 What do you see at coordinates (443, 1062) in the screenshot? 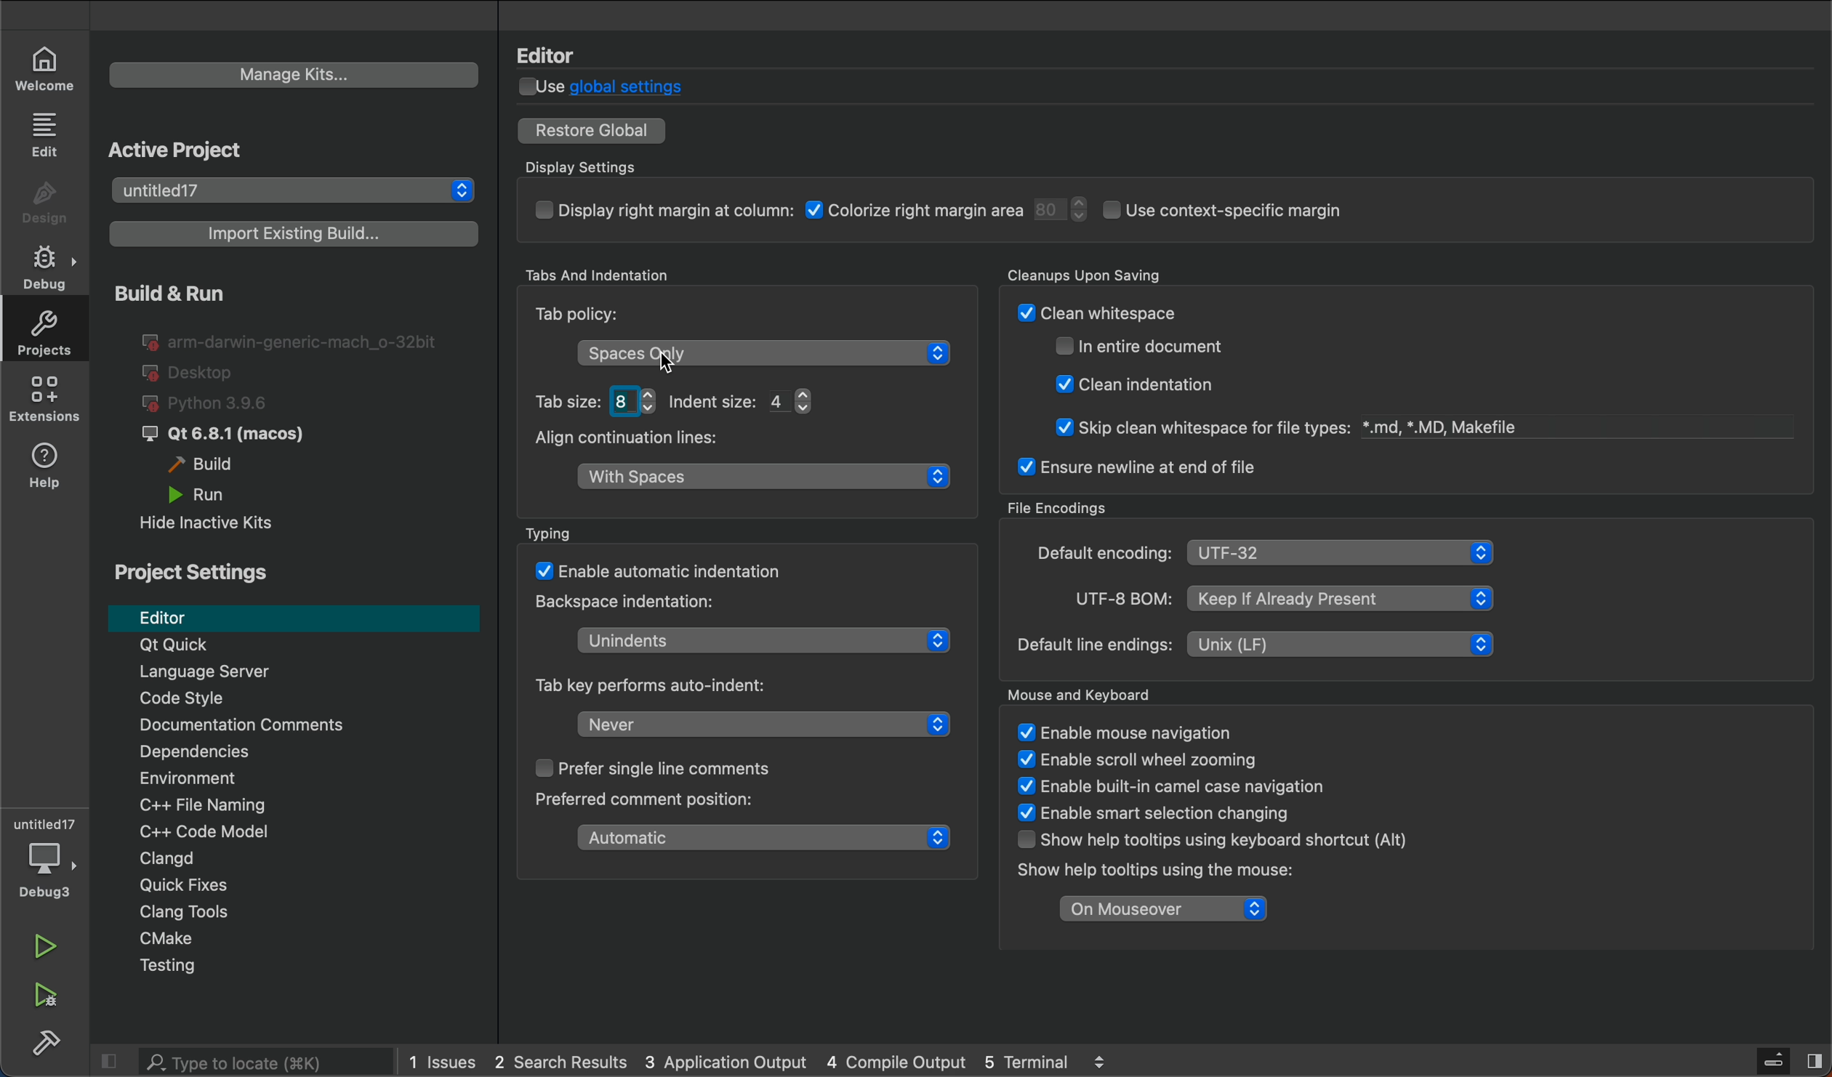
I see `issues` at bounding box center [443, 1062].